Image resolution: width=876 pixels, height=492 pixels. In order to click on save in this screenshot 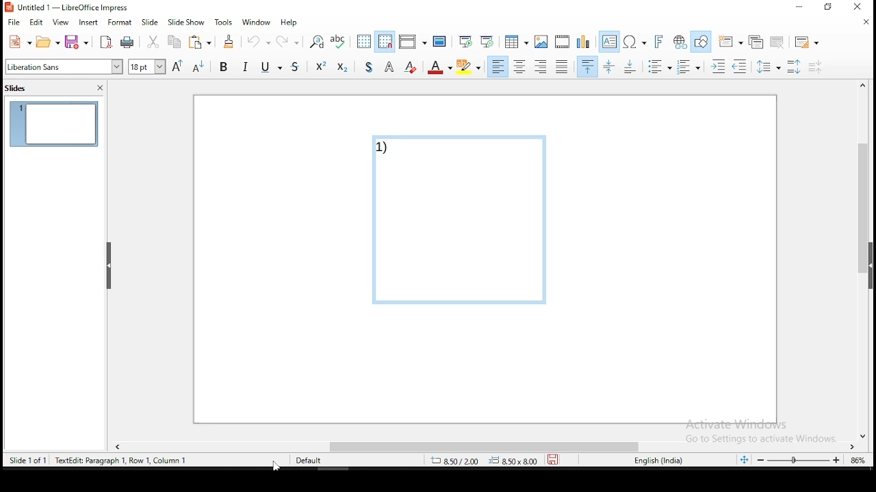, I will do `click(552, 459)`.